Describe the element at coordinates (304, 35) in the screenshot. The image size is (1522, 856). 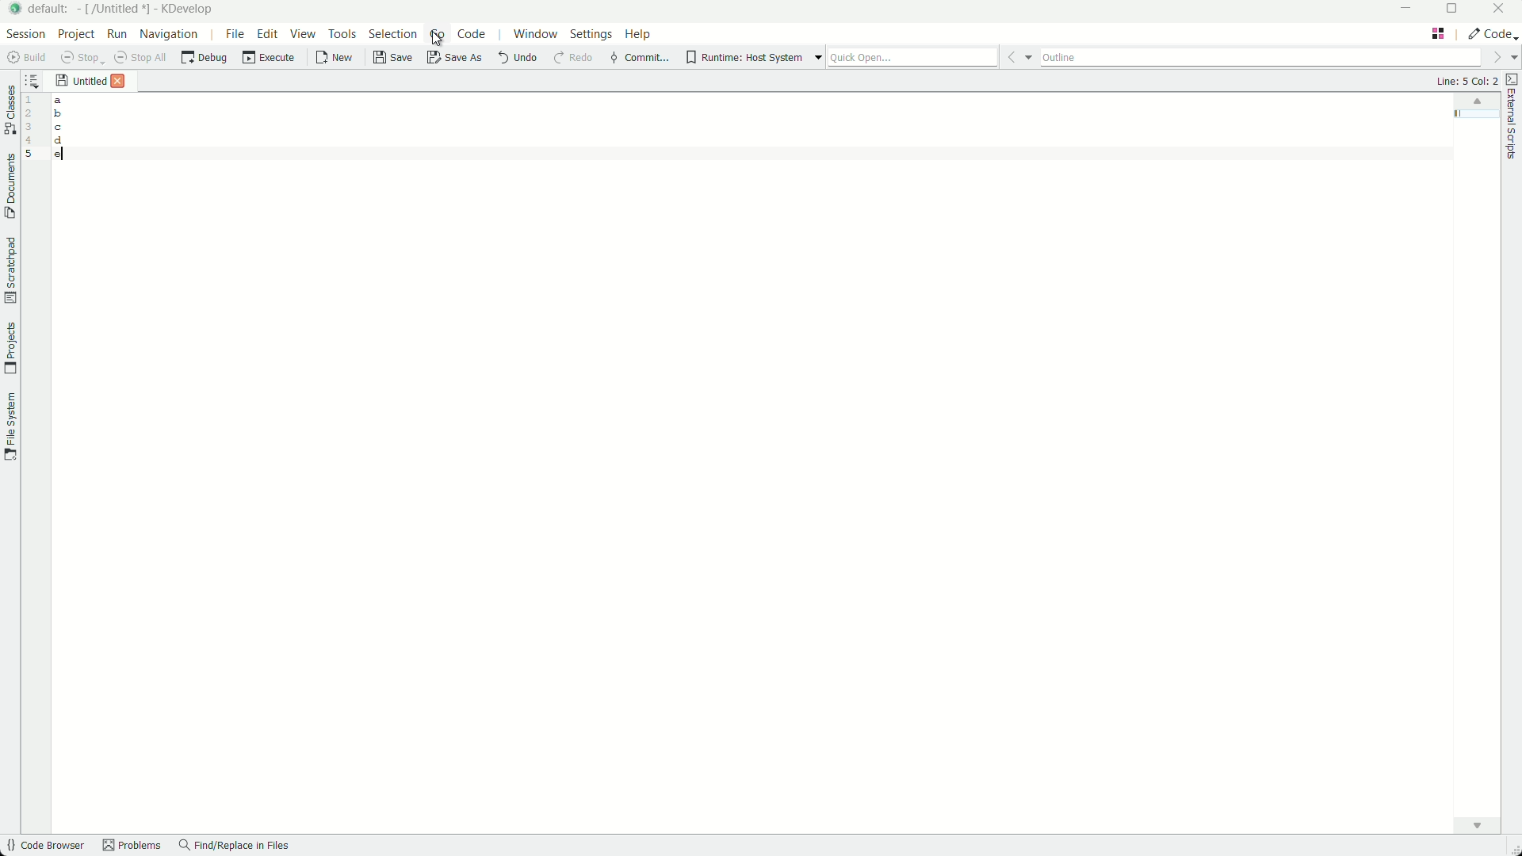
I see `view` at that location.